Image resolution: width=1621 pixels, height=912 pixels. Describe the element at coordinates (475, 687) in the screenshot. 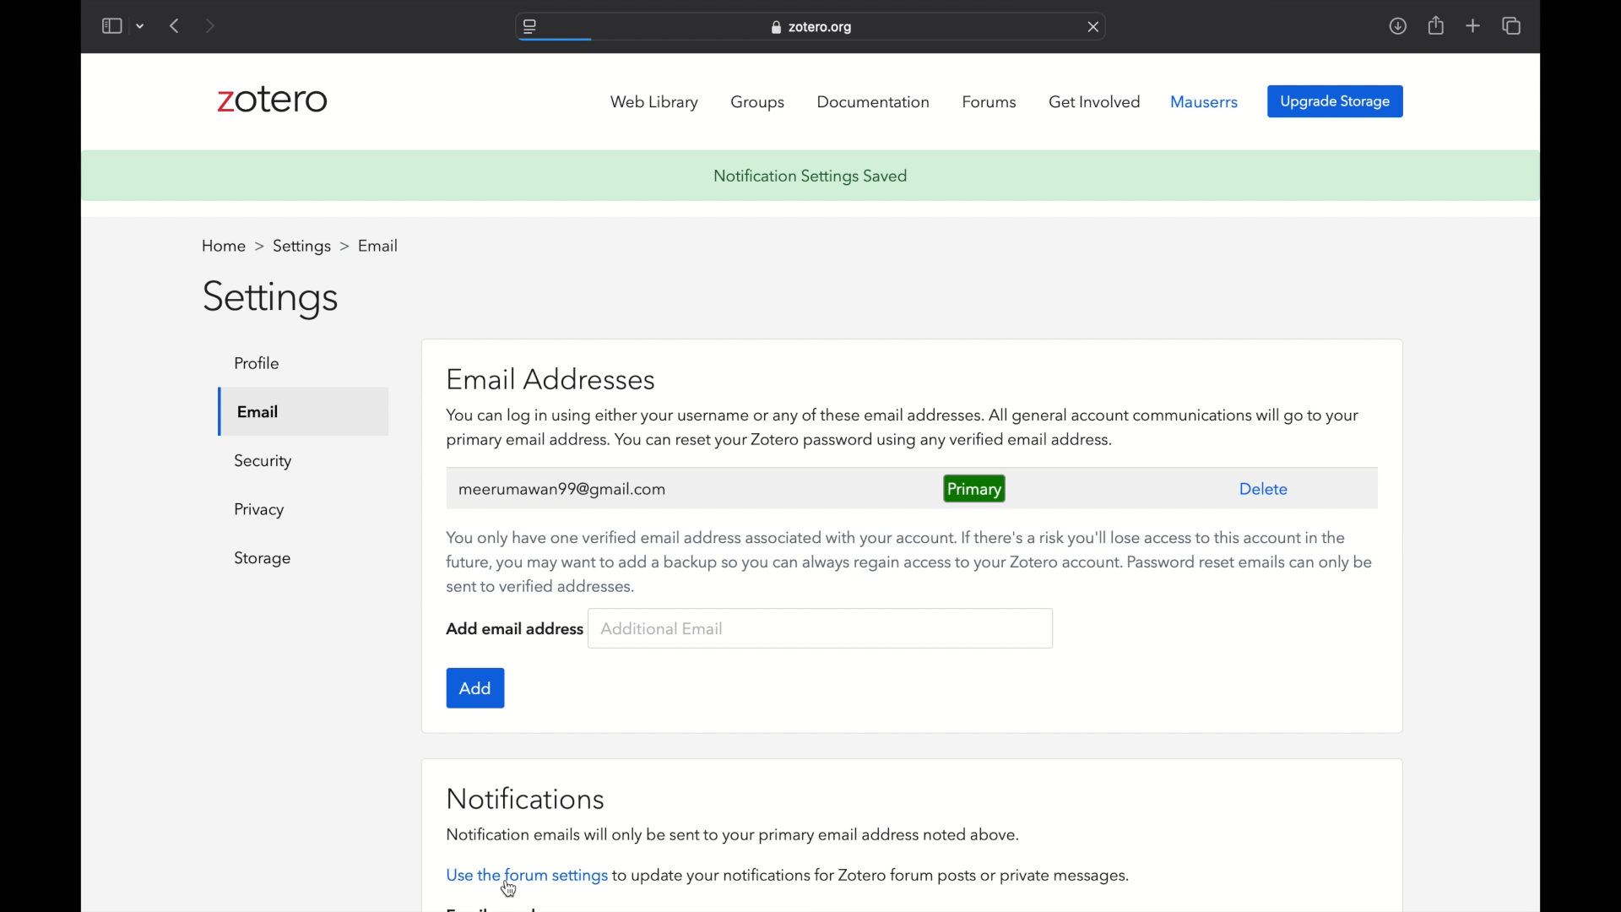

I see `add` at that location.